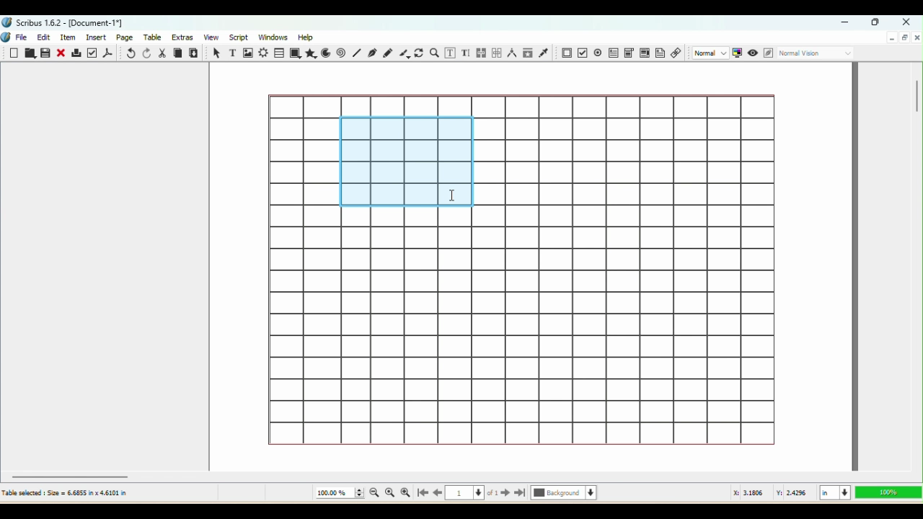 The image size is (923, 519). Describe the element at coordinates (511, 53) in the screenshot. I see `Measurements` at that location.